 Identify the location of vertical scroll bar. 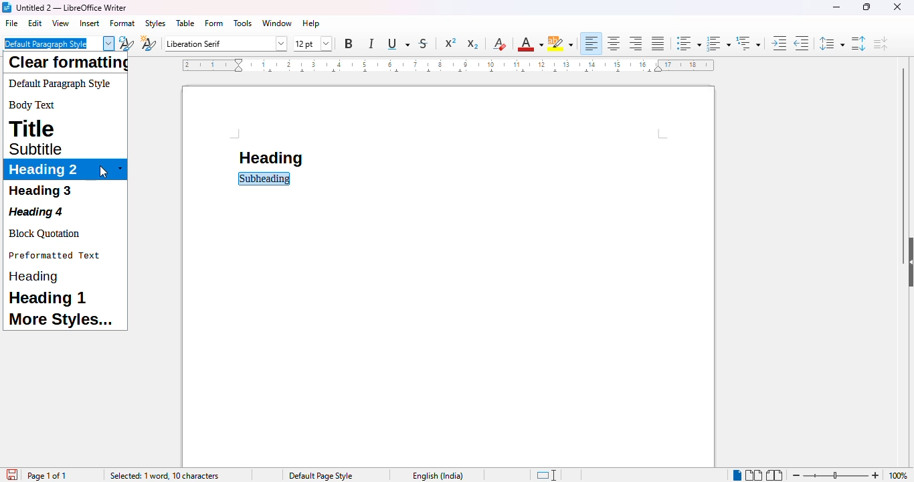
(901, 149).